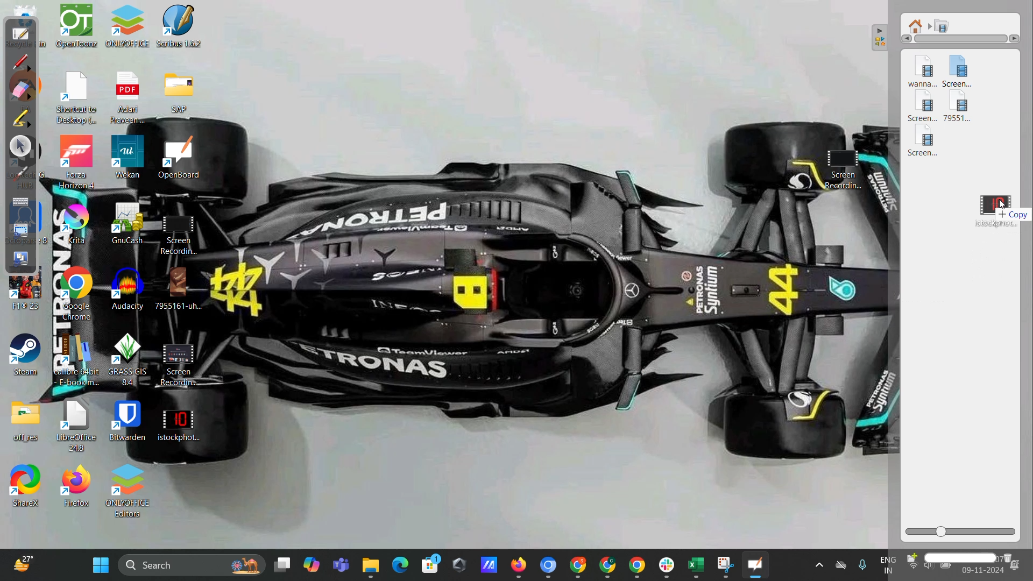 The width and height of the screenshot is (1033, 581). What do you see at coordinates (609, 565) in the screenshot?
I see `Minimized google chrome` at bounding box center [609, 565].